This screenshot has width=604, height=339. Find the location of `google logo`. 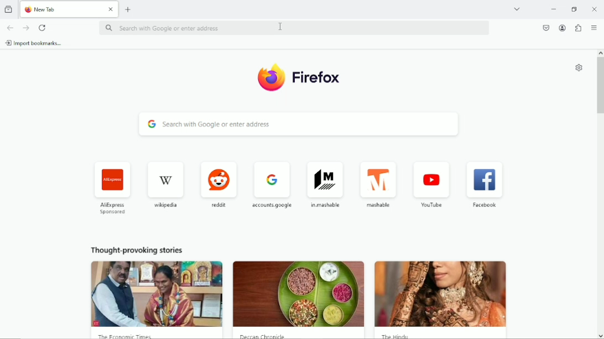

google logo is located at coordinates (151, 124).